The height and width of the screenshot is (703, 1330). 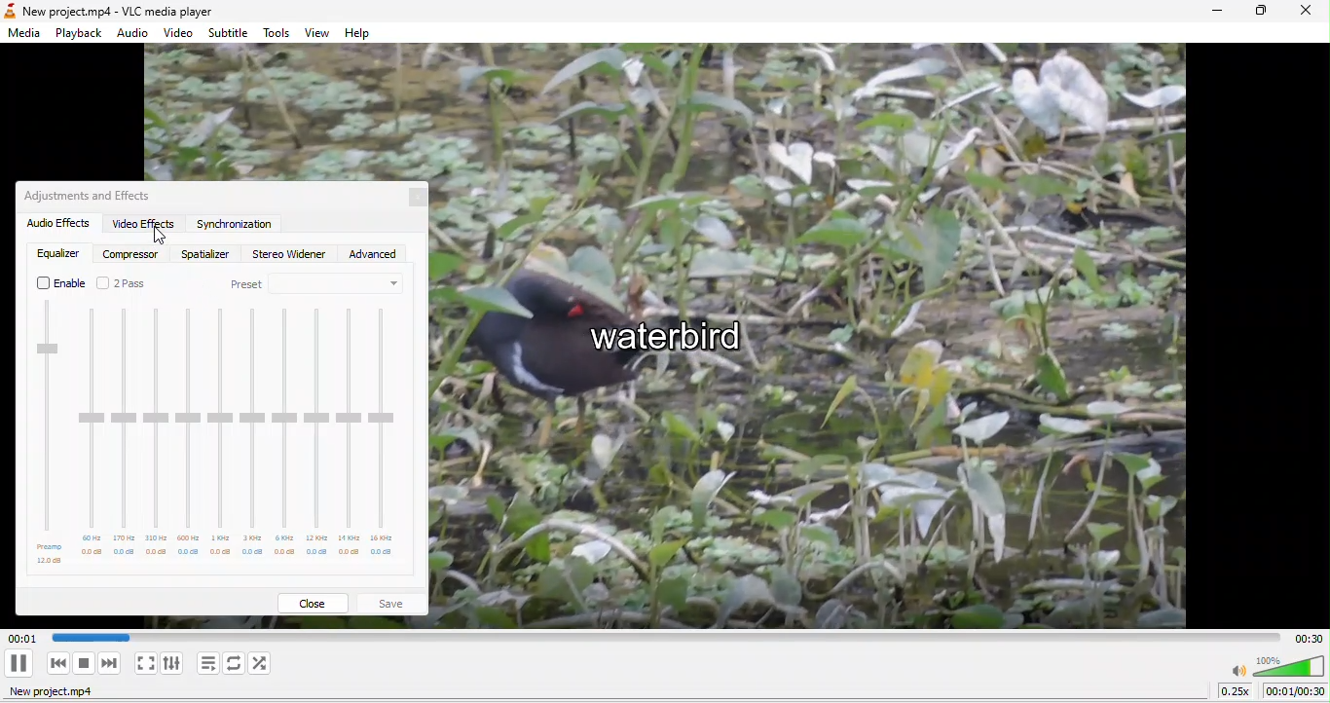 I want to click on Play duration, so click(x=658, y=634).